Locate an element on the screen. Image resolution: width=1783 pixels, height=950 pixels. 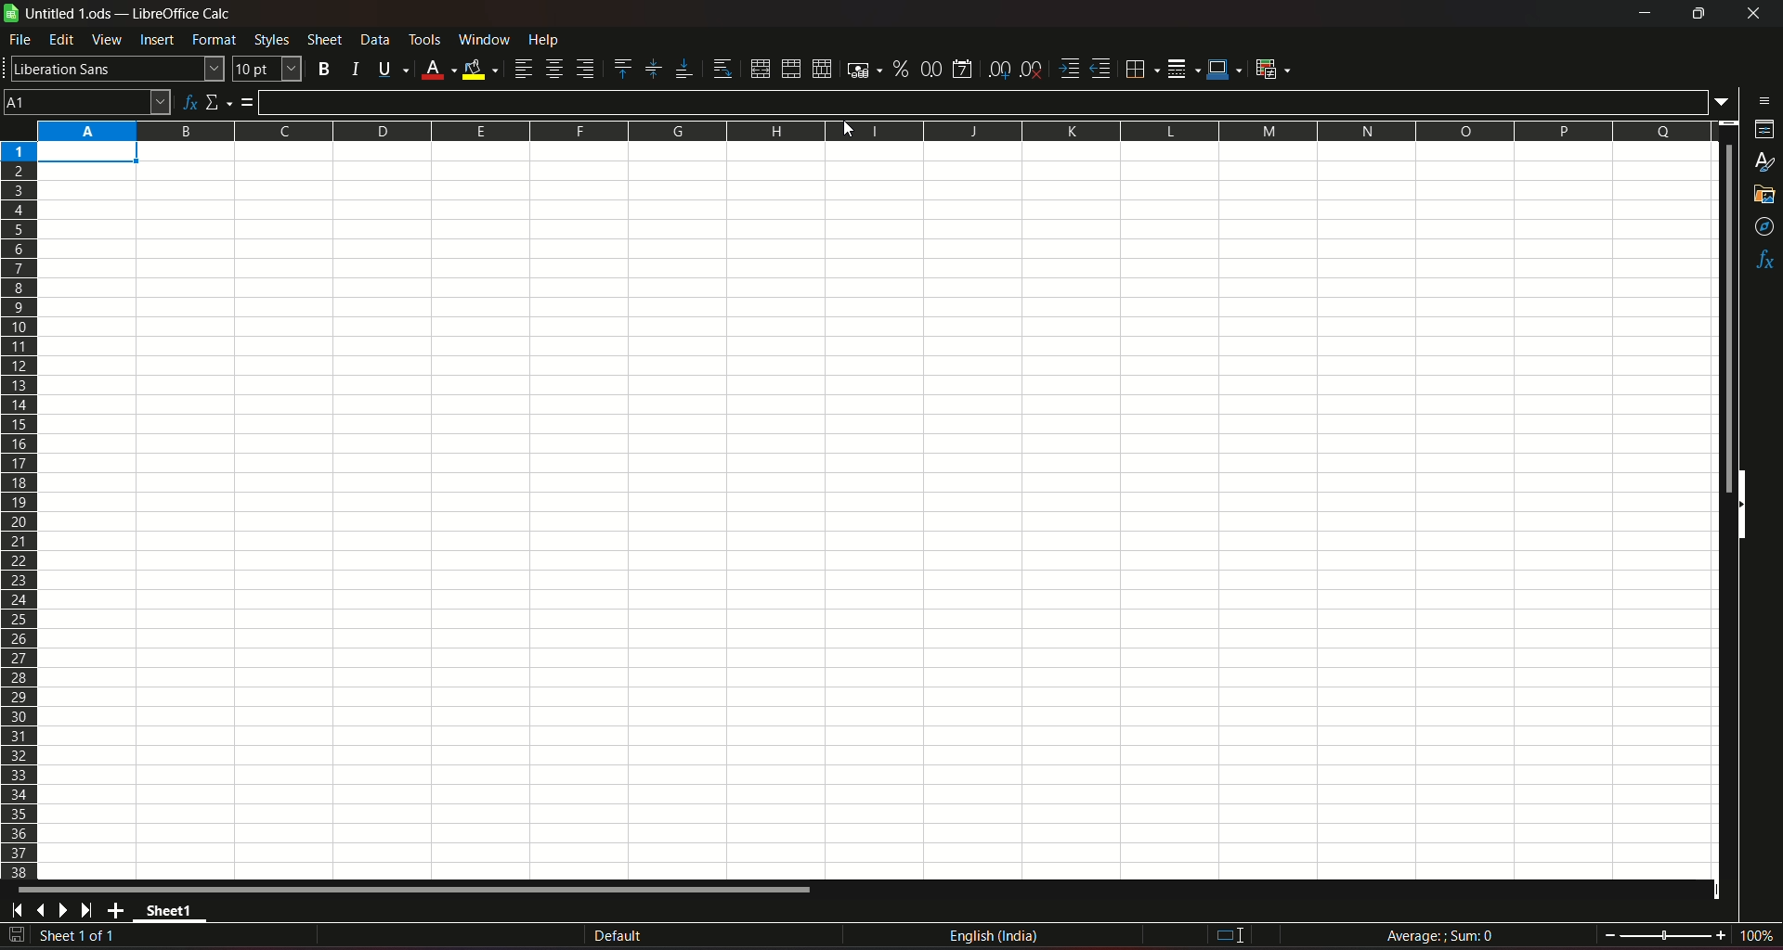
window is located at coordinates (484, 40).